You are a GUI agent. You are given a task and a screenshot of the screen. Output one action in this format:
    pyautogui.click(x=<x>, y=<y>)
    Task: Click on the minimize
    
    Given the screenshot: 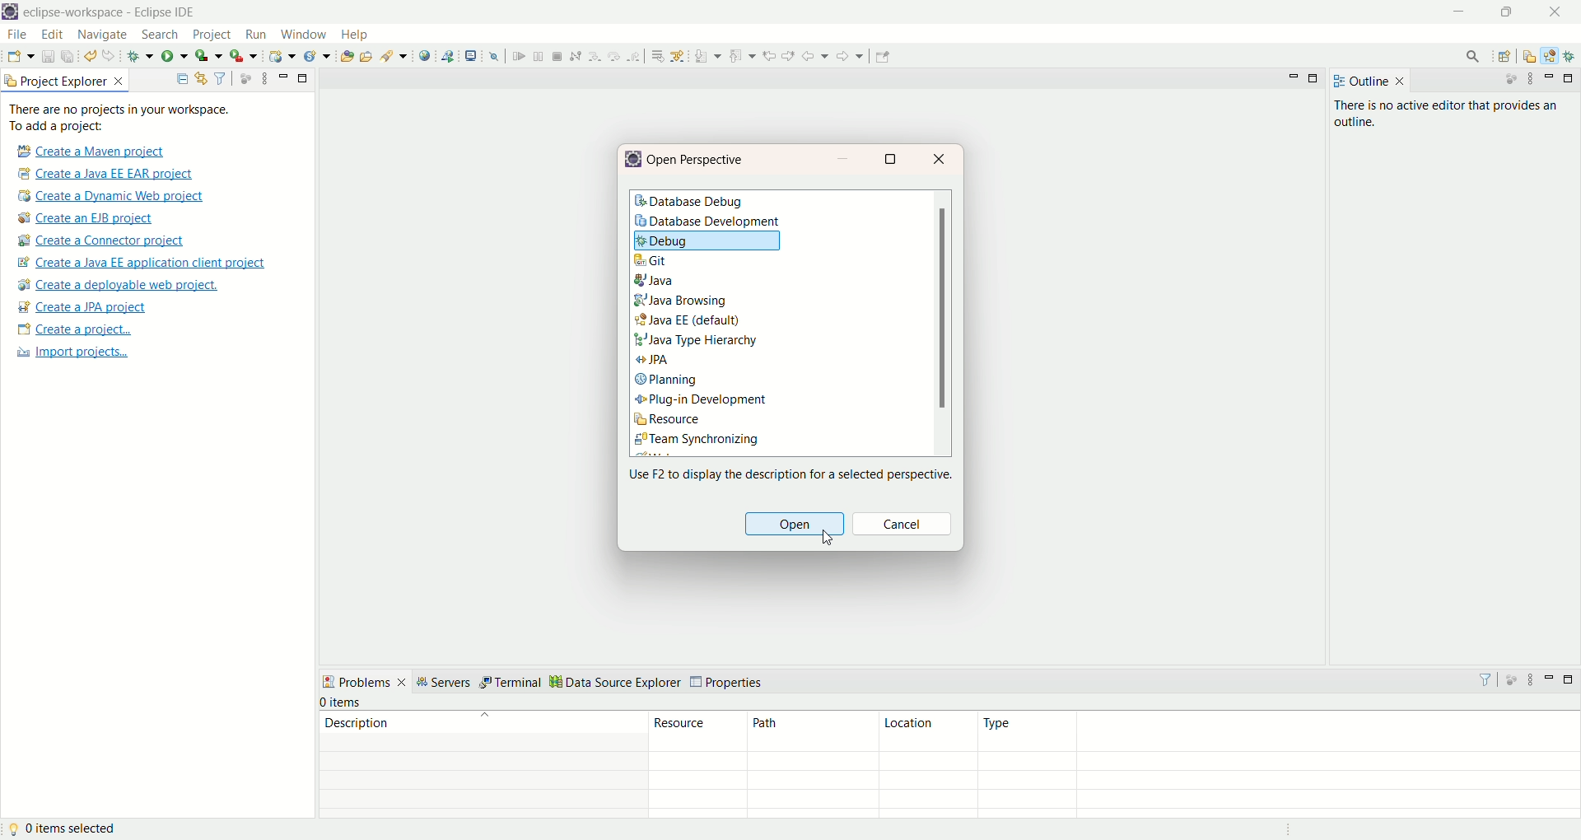 What is the action you would take?
    pyautogui.click(x=1465, y=14)
    